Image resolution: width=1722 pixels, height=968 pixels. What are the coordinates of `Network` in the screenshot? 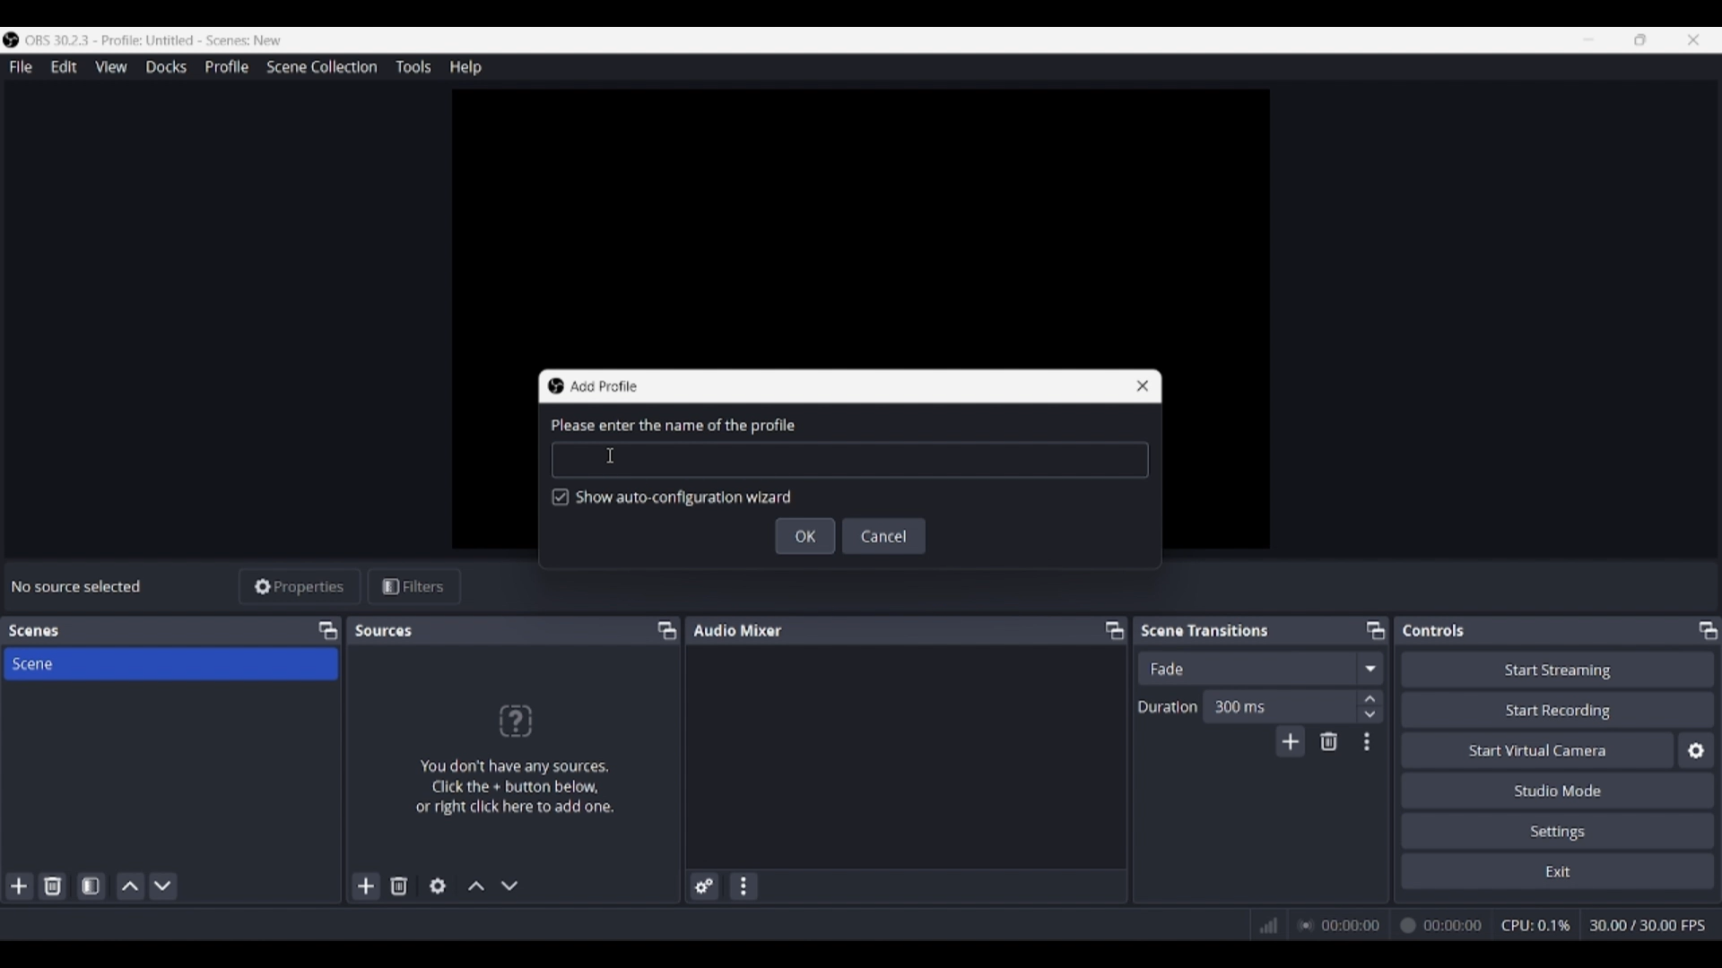 It's located at (1262, 923).